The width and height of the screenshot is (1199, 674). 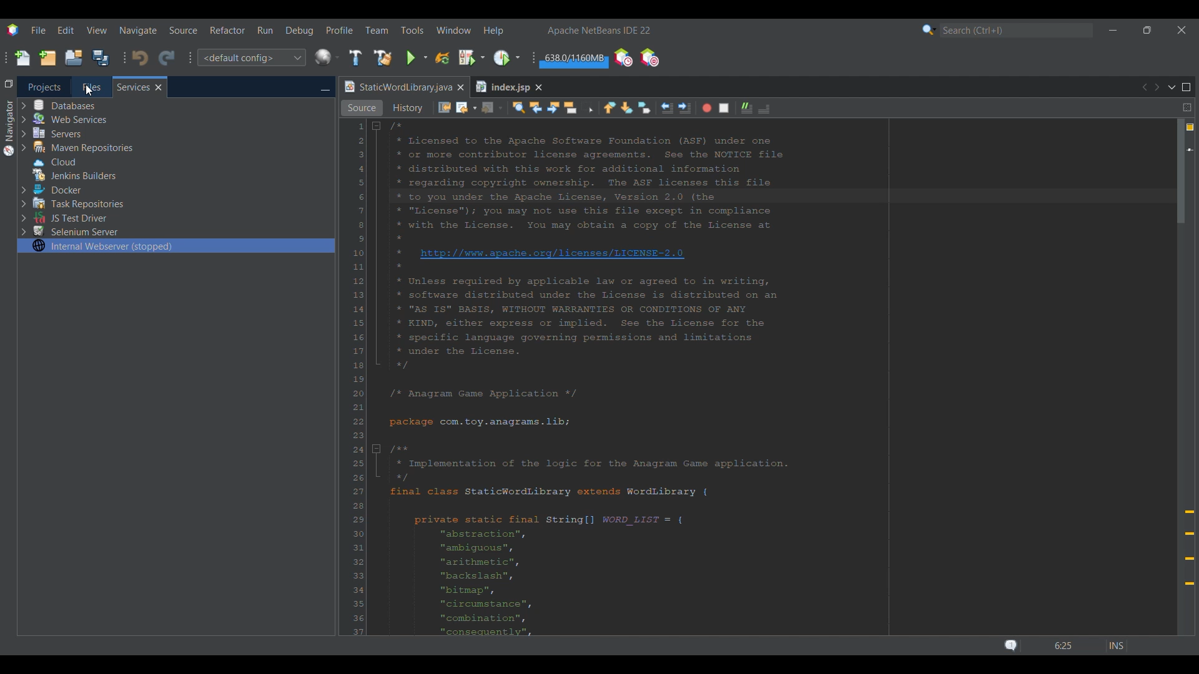 I want to click on Navigate menu, so click(x=138, y=31).